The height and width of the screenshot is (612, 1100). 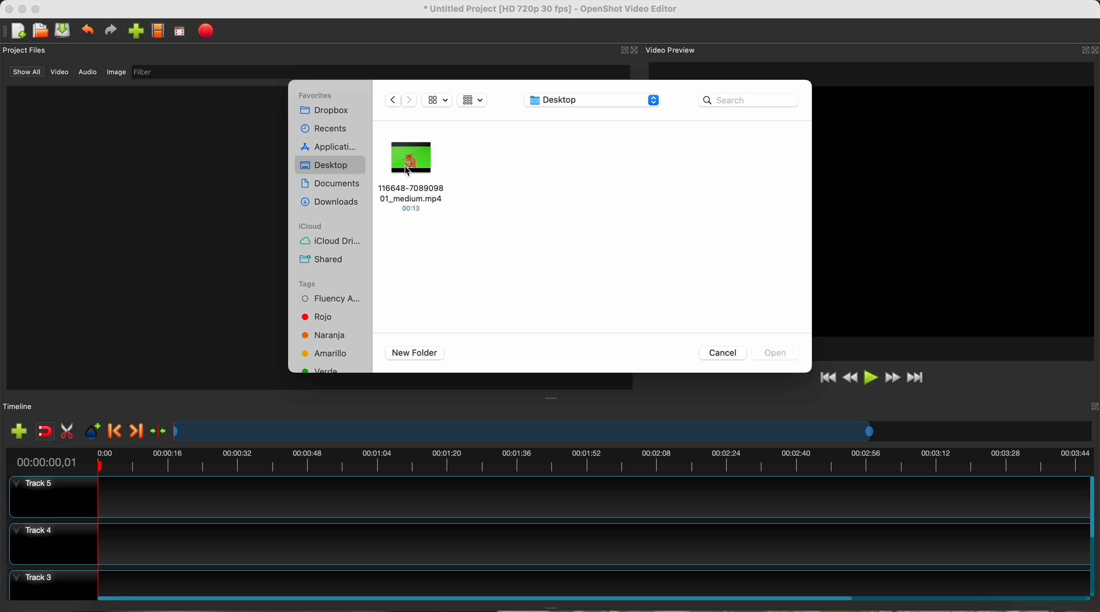 What do you see at coordinates (14, 31) in the screenshot?
I see `new project` at bounding box center [14, 31].